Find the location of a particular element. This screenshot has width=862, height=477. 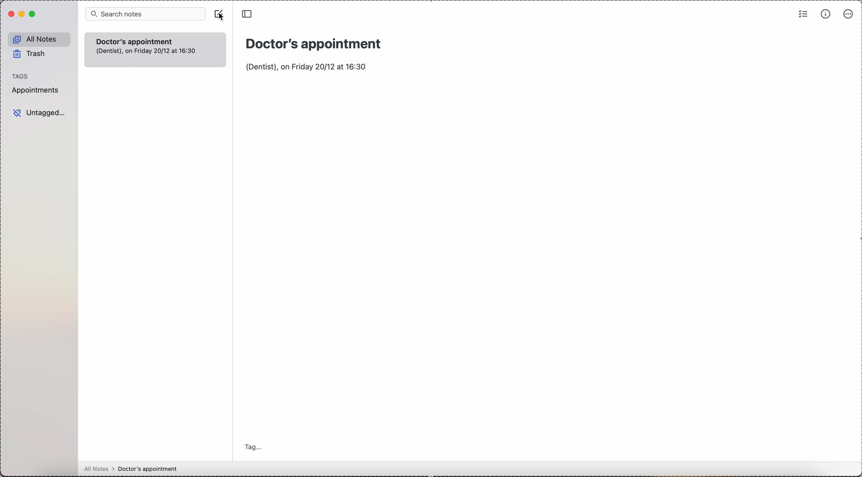

tags is located at coordinates (20, 75).